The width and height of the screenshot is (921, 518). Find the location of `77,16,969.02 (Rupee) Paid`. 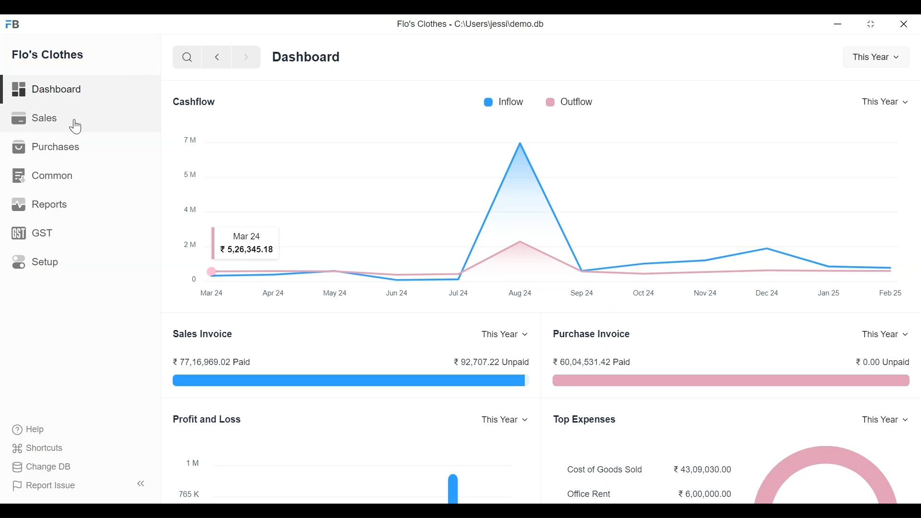

77,16,969.02 (Rupee) Paid is located at coordinates (212, 362).